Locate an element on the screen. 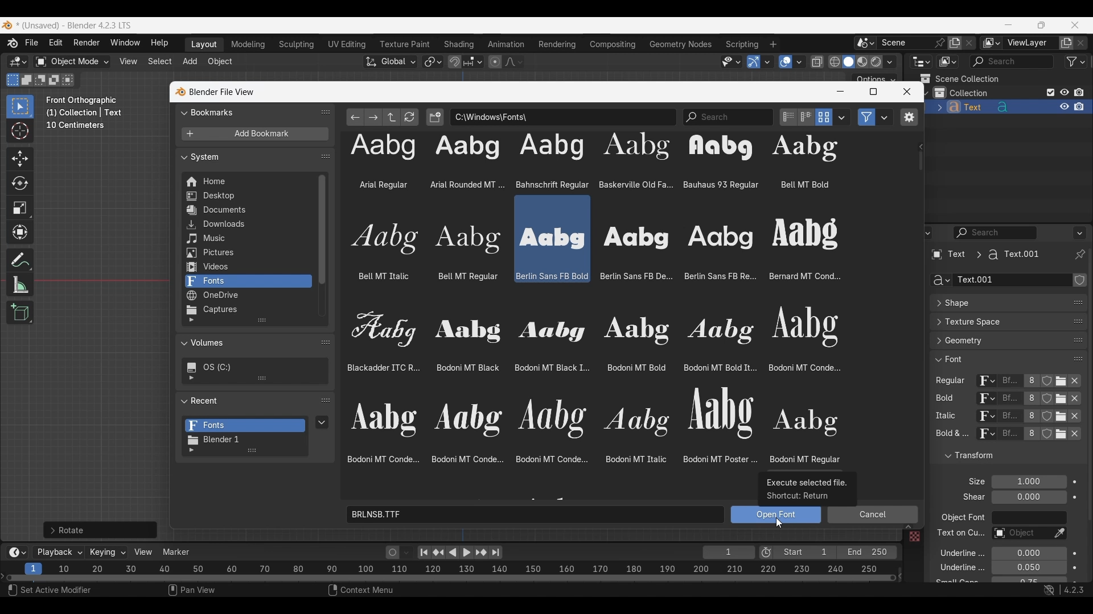 The image size is (1093, 614). Underline Thickness is located at coordinates (1028, 568).